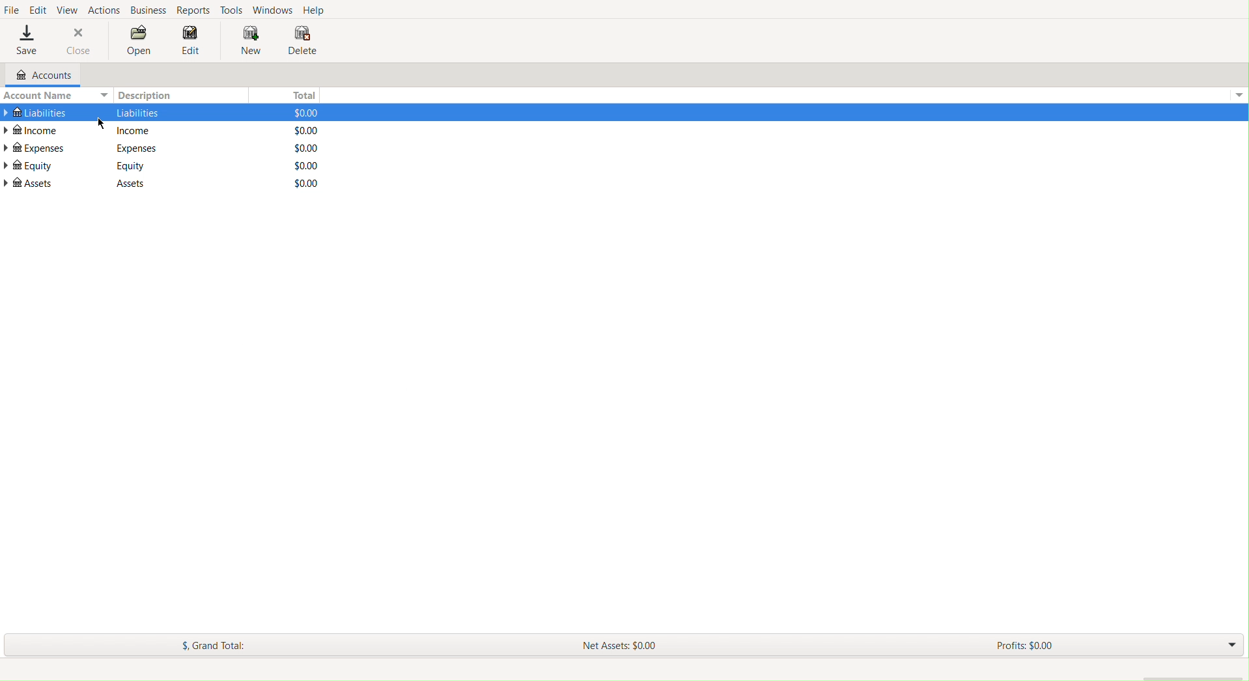 Image resolution: width=1249 pixels, height=681 pixels. What do you see at coordinates (195, 10) in the screenshot?
I see `Reports` at bounding box center [195, 10].